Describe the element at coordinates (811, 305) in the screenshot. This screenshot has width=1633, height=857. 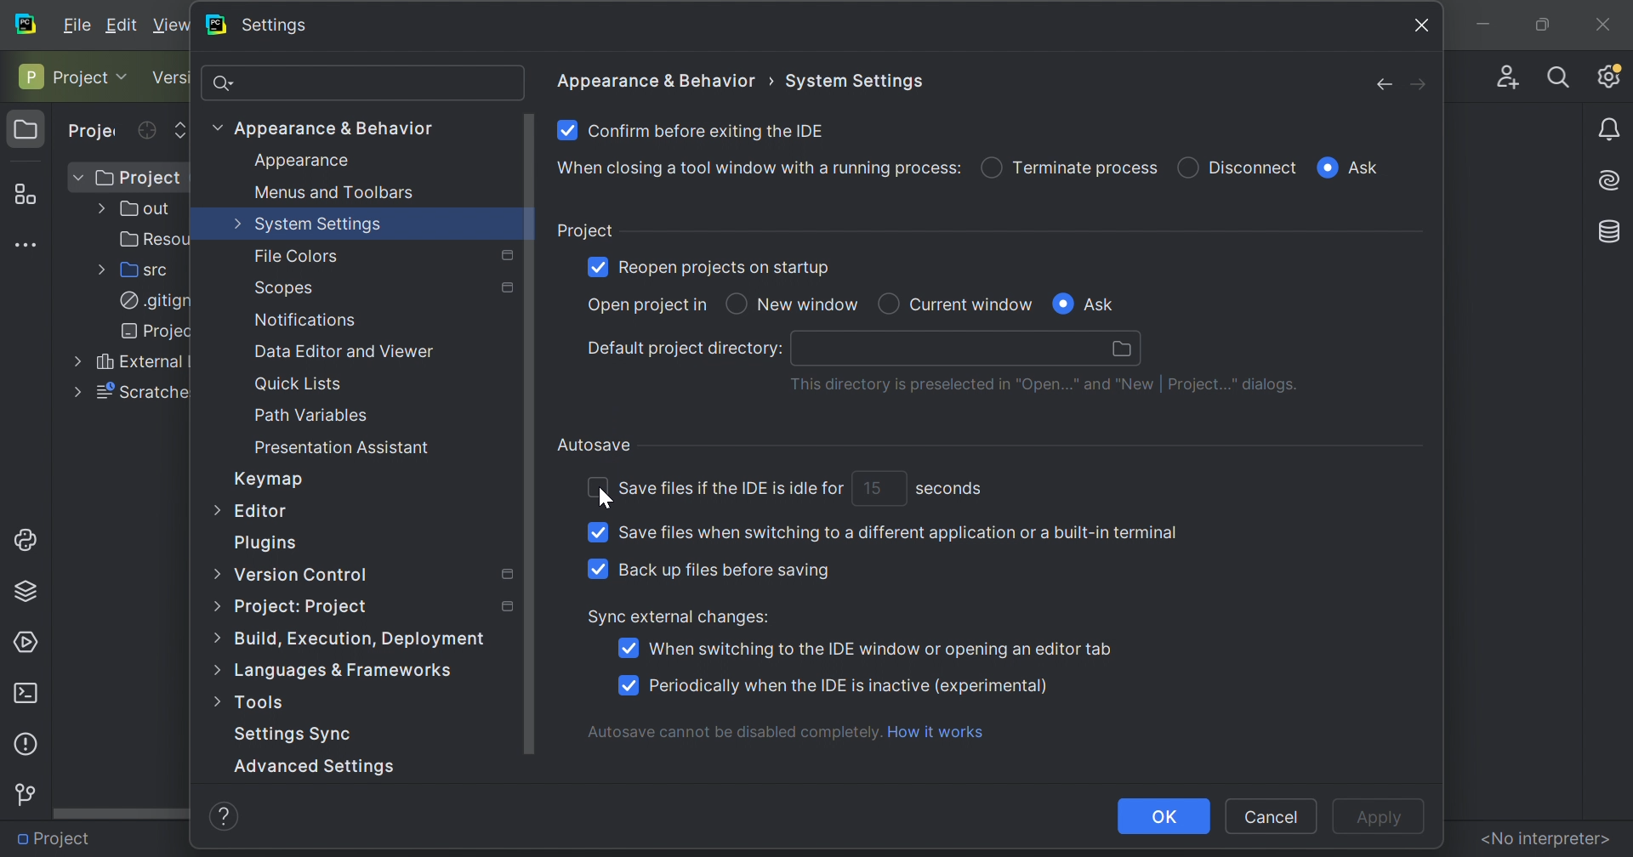
I see `New window` at that location.